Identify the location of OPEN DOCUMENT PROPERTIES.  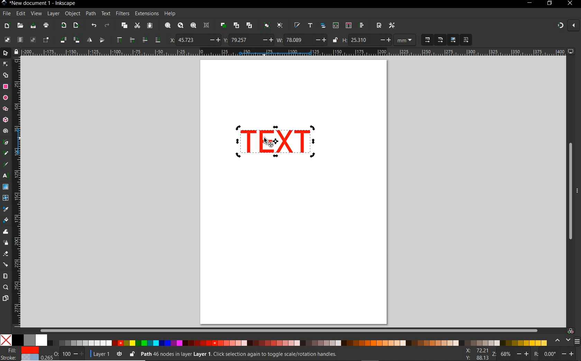
(379, 25).